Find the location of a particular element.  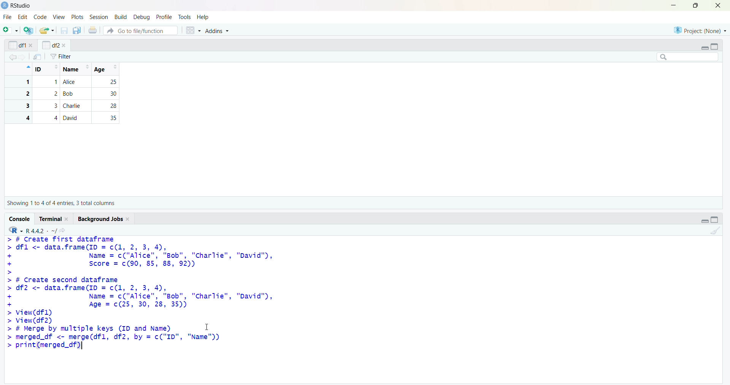

maximize is located at coordinates (697, 5).